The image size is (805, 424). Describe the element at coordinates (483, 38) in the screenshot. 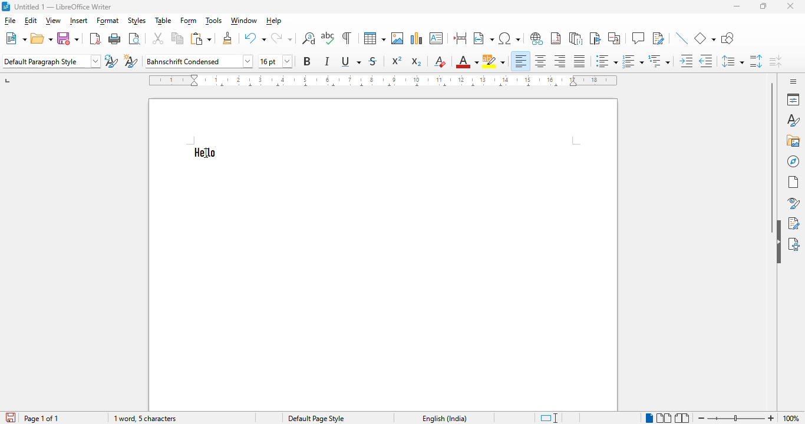

I see `insert text field` at that location.